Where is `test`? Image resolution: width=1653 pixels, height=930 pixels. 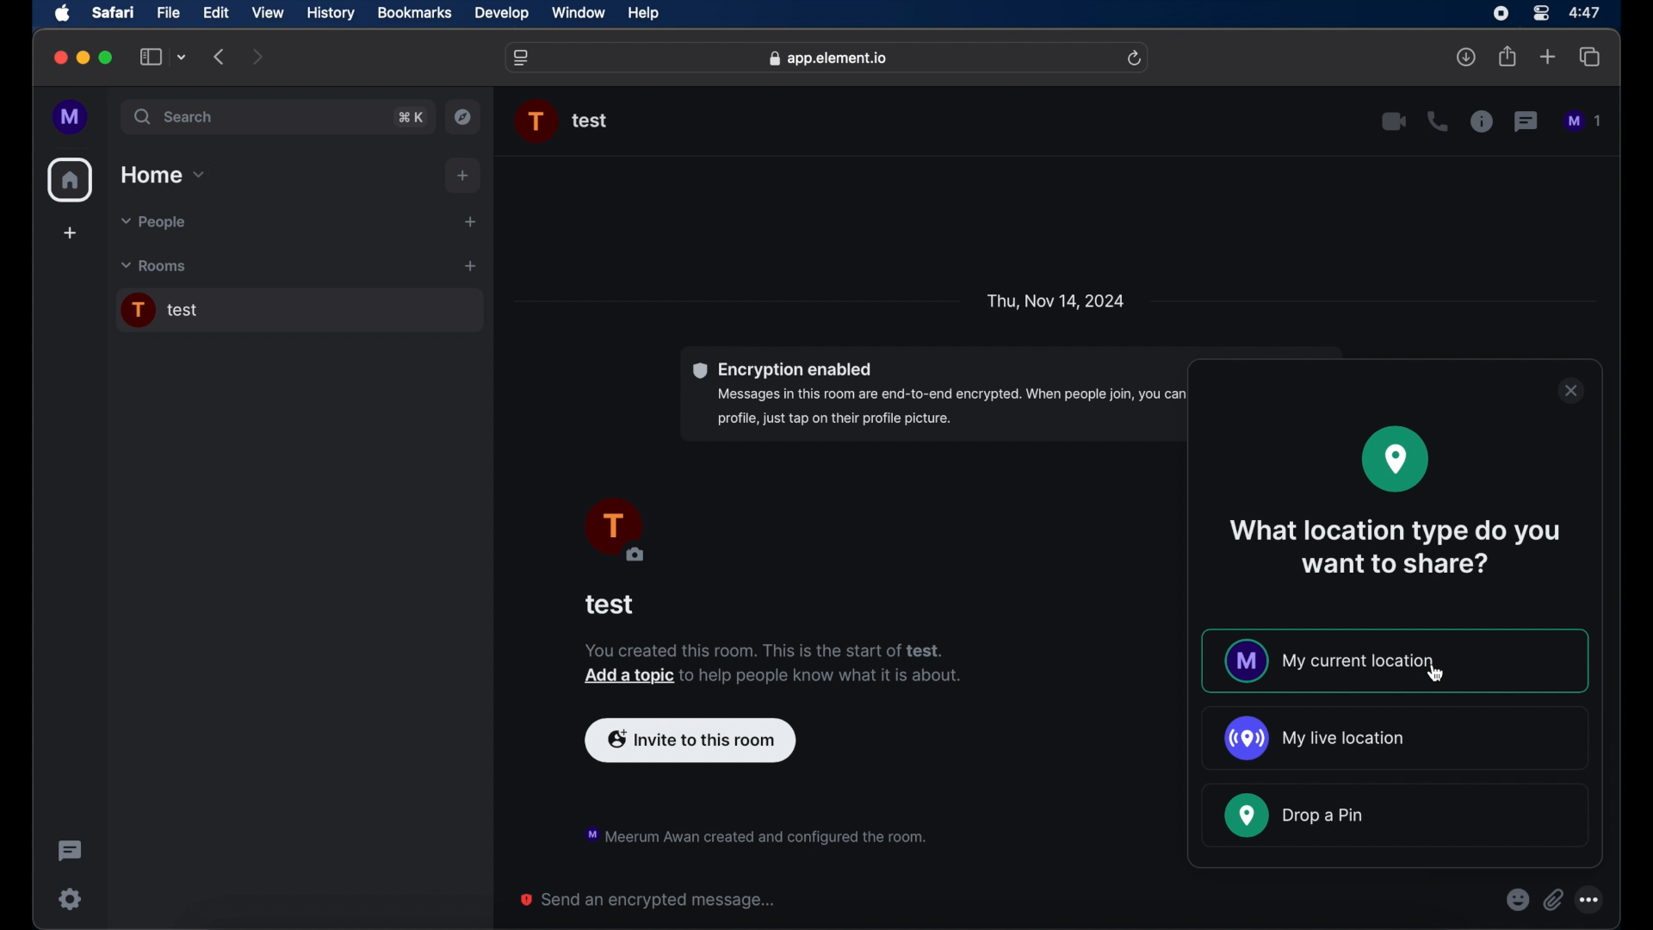
test is located at coordinates (610, 604).